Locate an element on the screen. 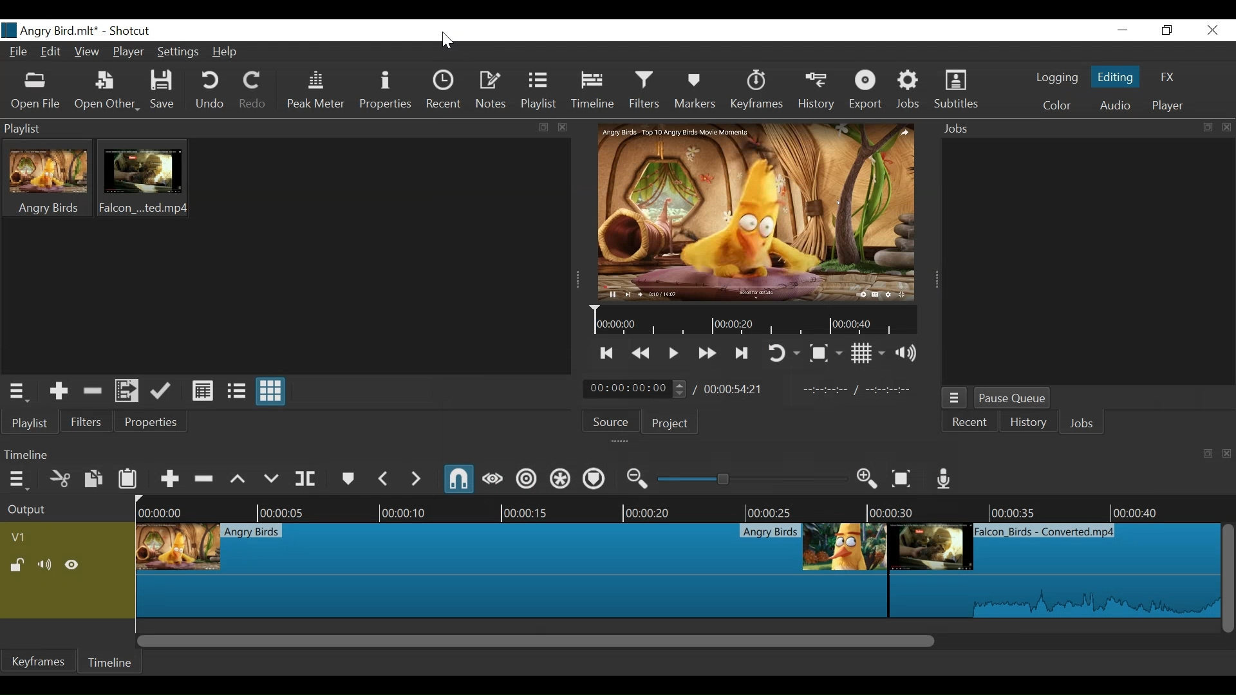 This screenshot has height=695, width=1236. Clip is located at coordinates (756, 212).